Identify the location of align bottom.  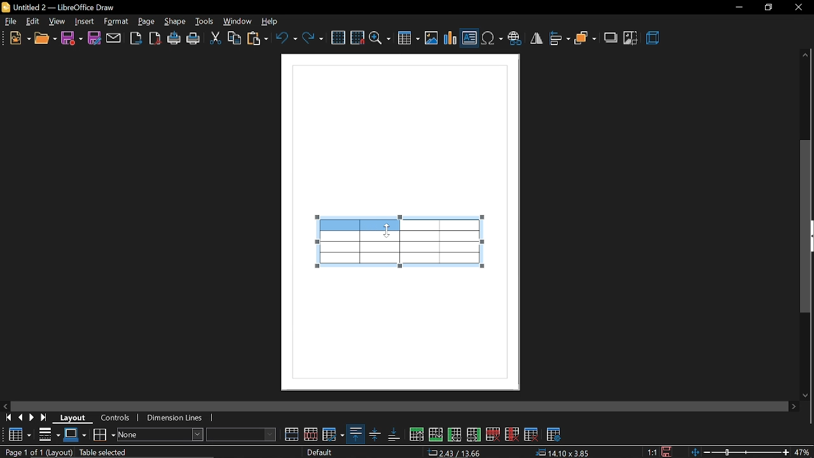
(394, 434).